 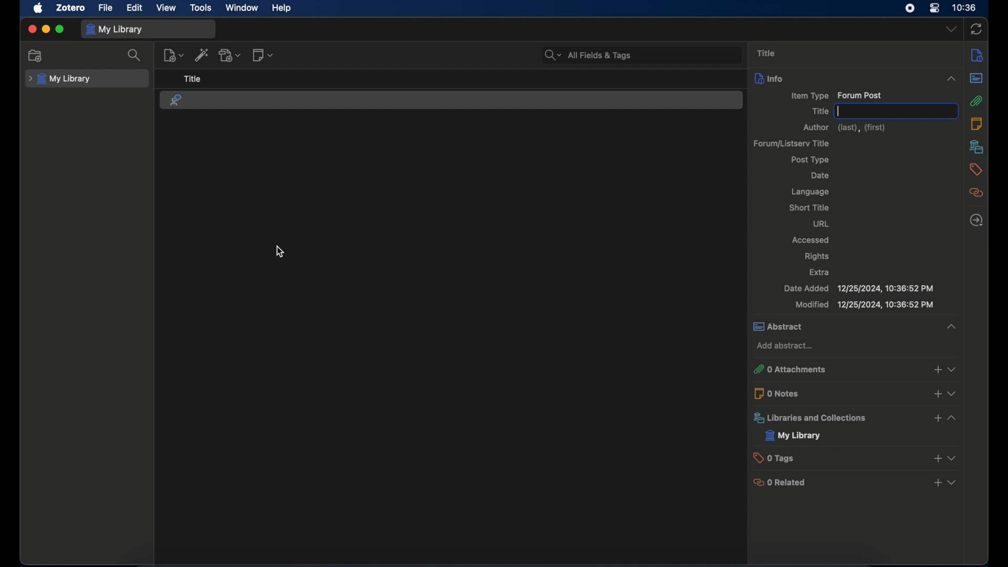 What do you see at coordinates (176, 100) in the screenshot?
I see `forum post` at bounding box center [176, 100].